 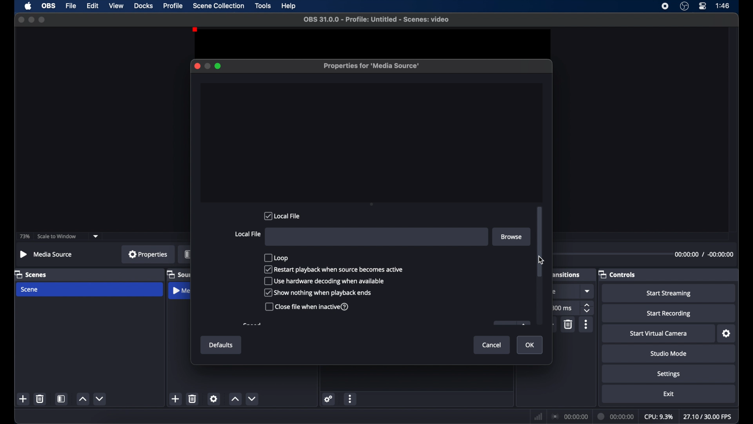 What do you see at coordinates (92, 6) in the screenshot?
I see `edit` at bounding box center [92, 6].